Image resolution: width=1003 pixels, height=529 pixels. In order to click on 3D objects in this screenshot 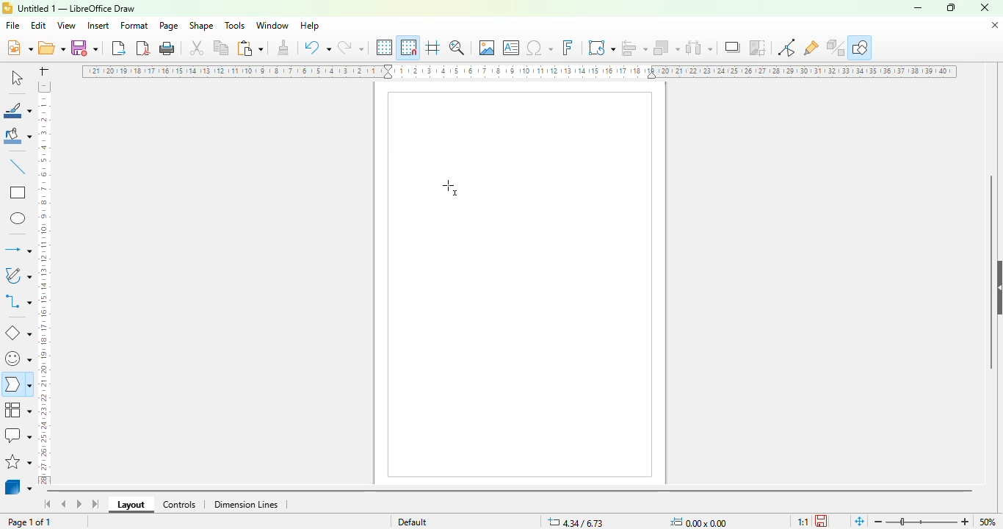, I will do `click(18, 486)`.